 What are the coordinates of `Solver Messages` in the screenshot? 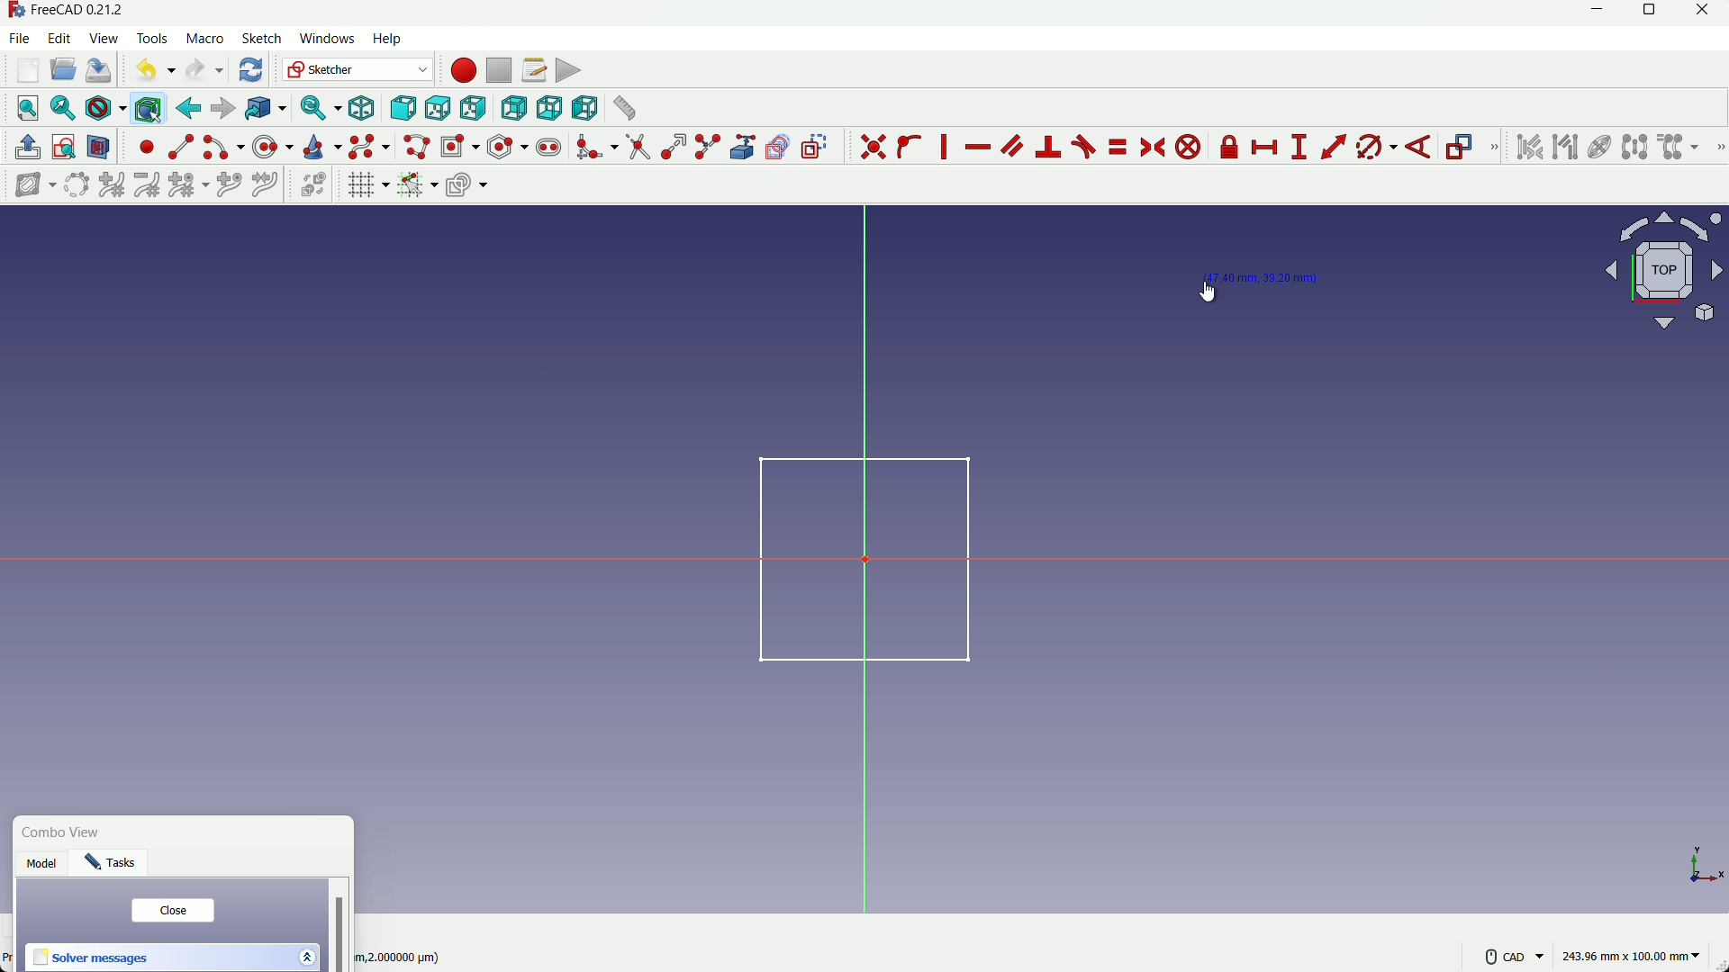 It's located at (92, 958).